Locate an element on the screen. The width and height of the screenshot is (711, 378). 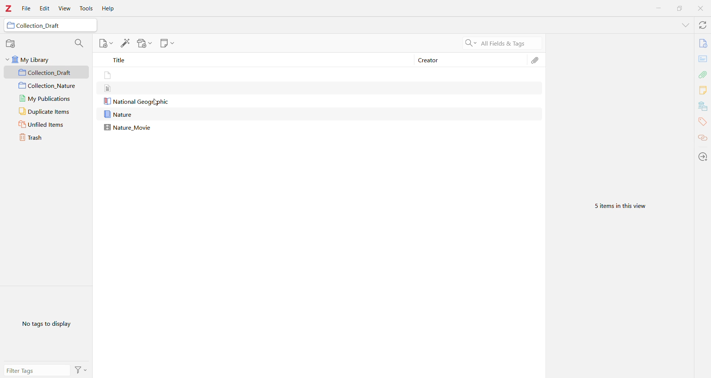
New Item is located at coordinates (105, 44).